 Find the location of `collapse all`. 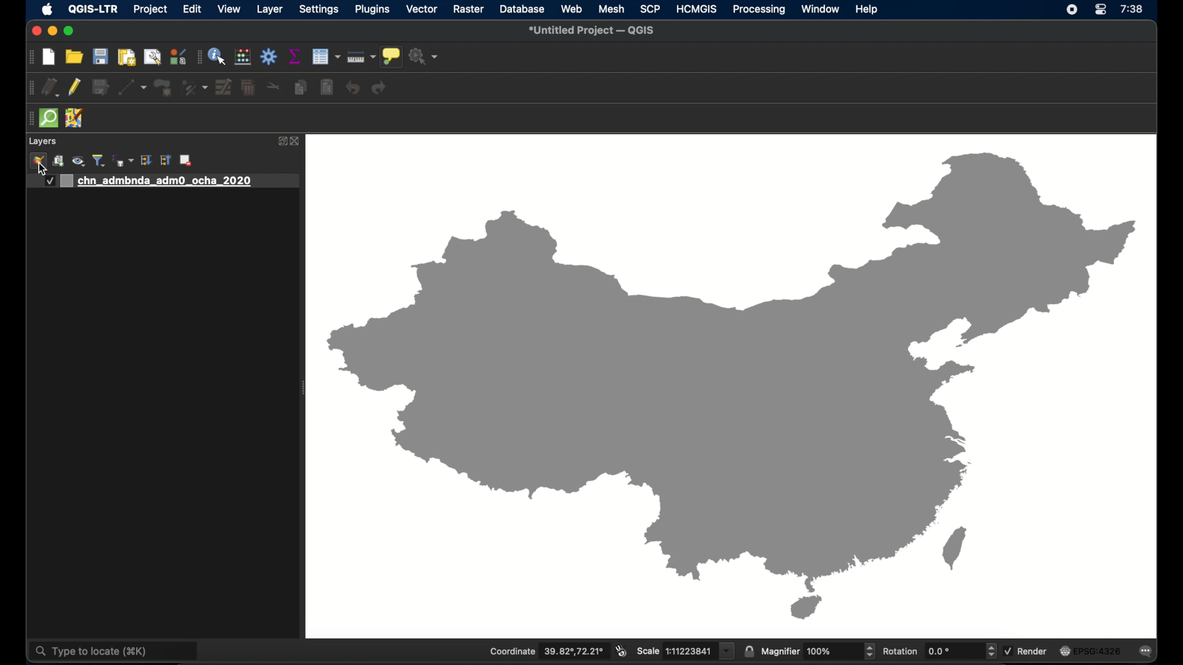

collapse all is located at coordinates (166, 160).